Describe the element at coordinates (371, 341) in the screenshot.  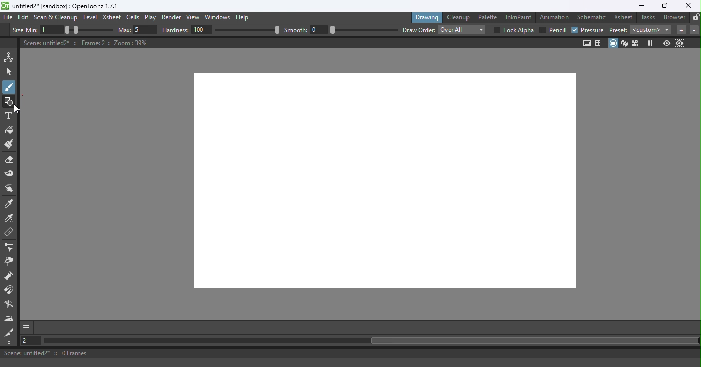
I see `Horizontal scroll bar` at that location.